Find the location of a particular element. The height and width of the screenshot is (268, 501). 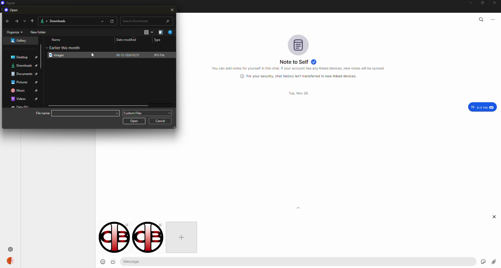

minimize is located at coordinates (468, 3).